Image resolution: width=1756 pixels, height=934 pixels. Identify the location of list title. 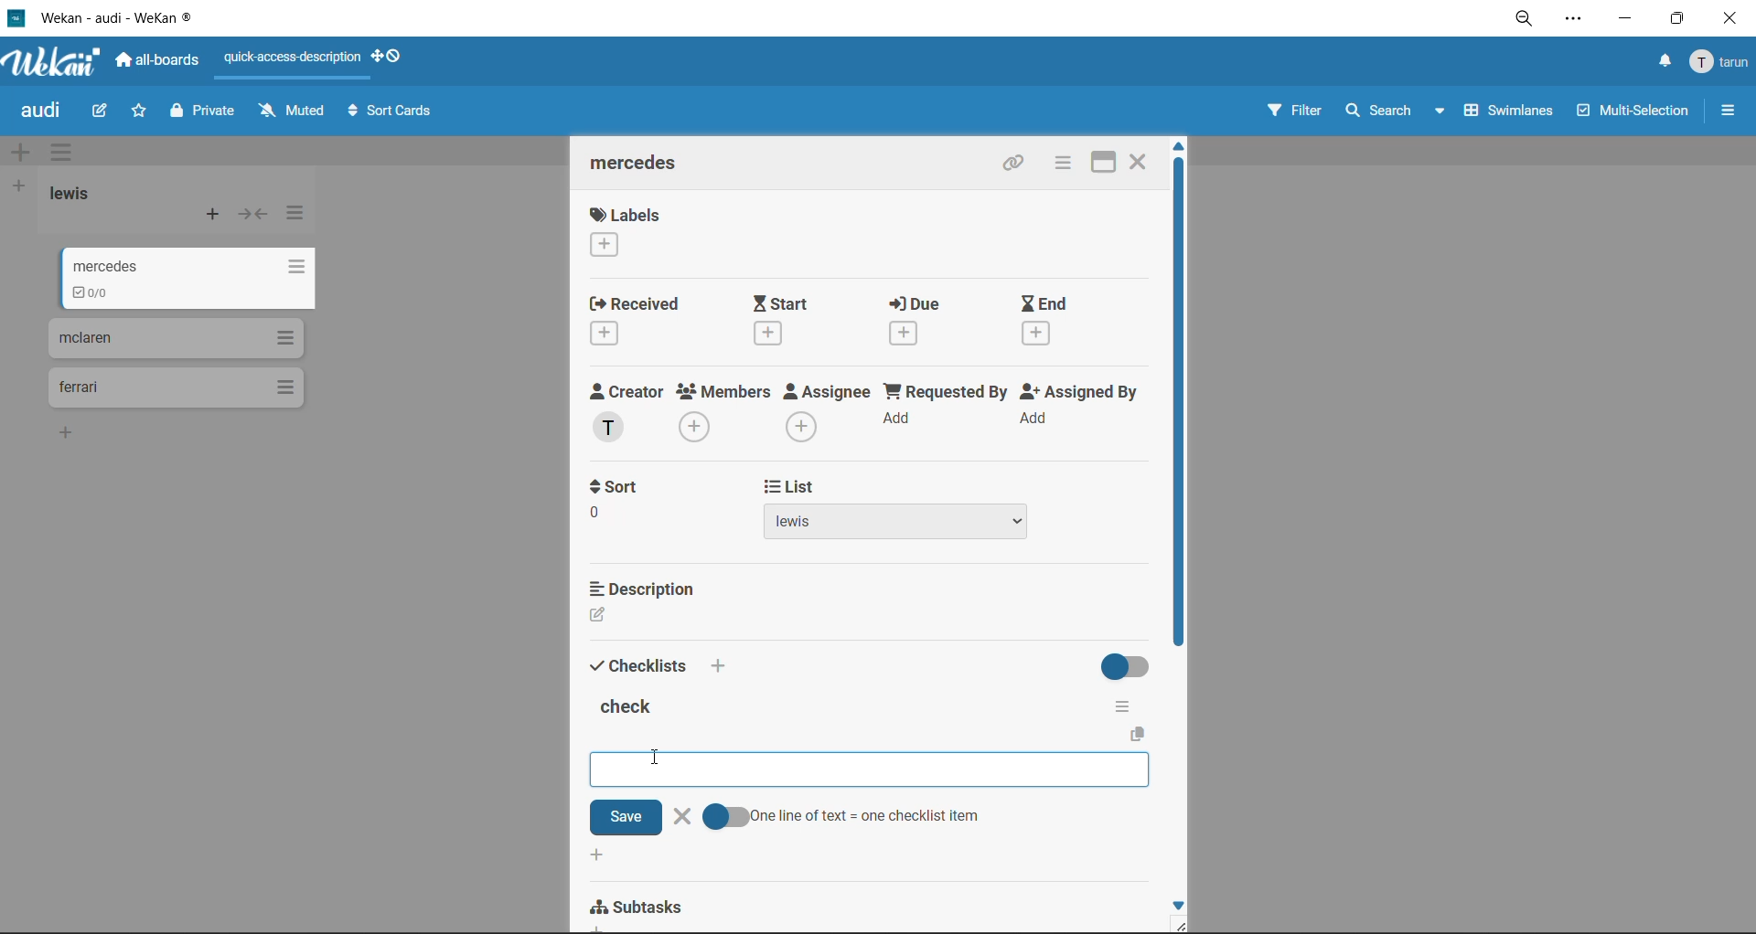
(78, 194).